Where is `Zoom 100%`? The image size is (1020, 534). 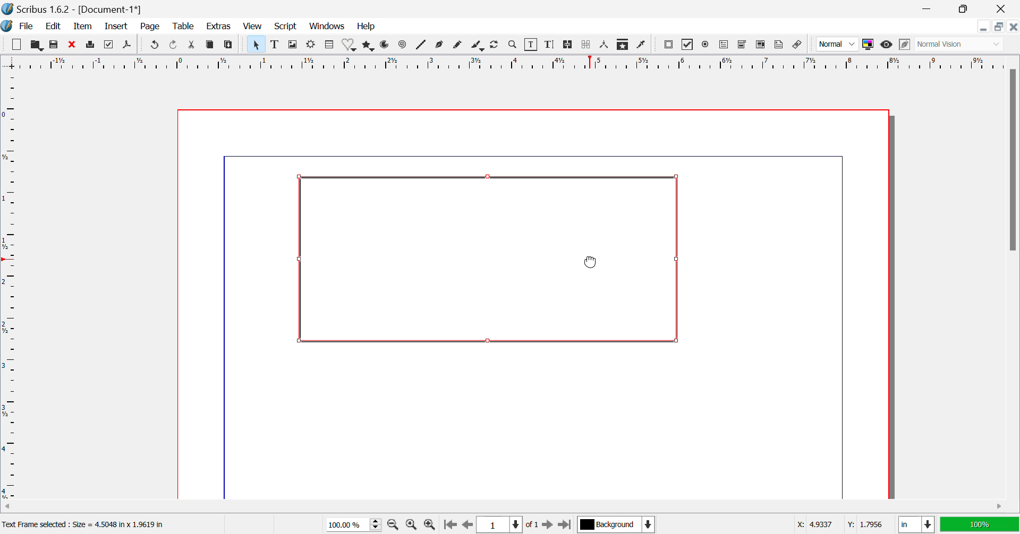 Zoom 100% is located at coordinates (355, 524).